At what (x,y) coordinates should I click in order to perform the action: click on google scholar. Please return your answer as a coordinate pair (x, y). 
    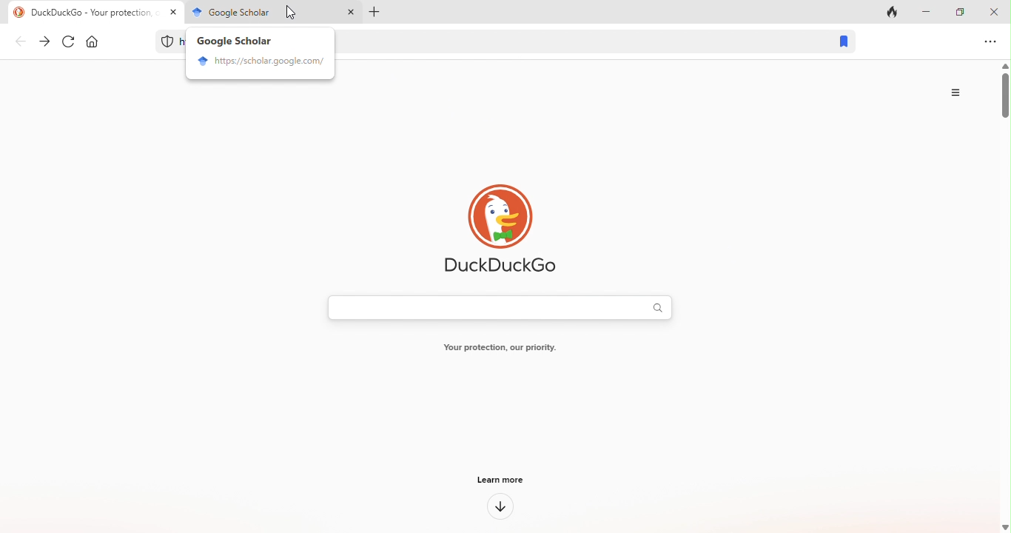
    Looking at the image, I should click on (260, 63).